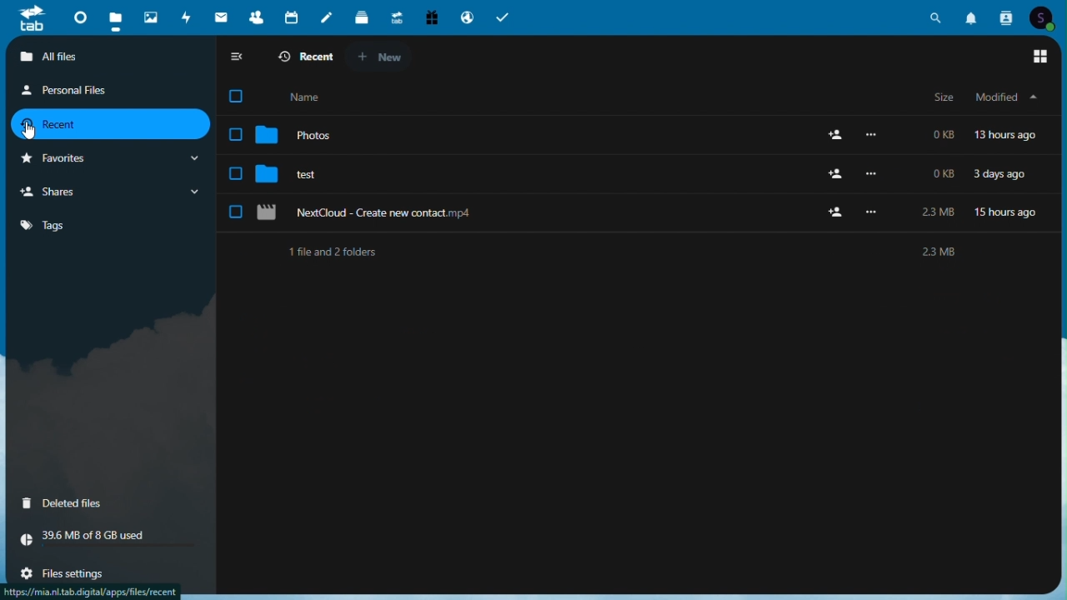 The image size is (1067, 600). What do you see at coordinates (1045, 18) in the screenshot?
I see `account icon` at bounding box center [1045, 18].